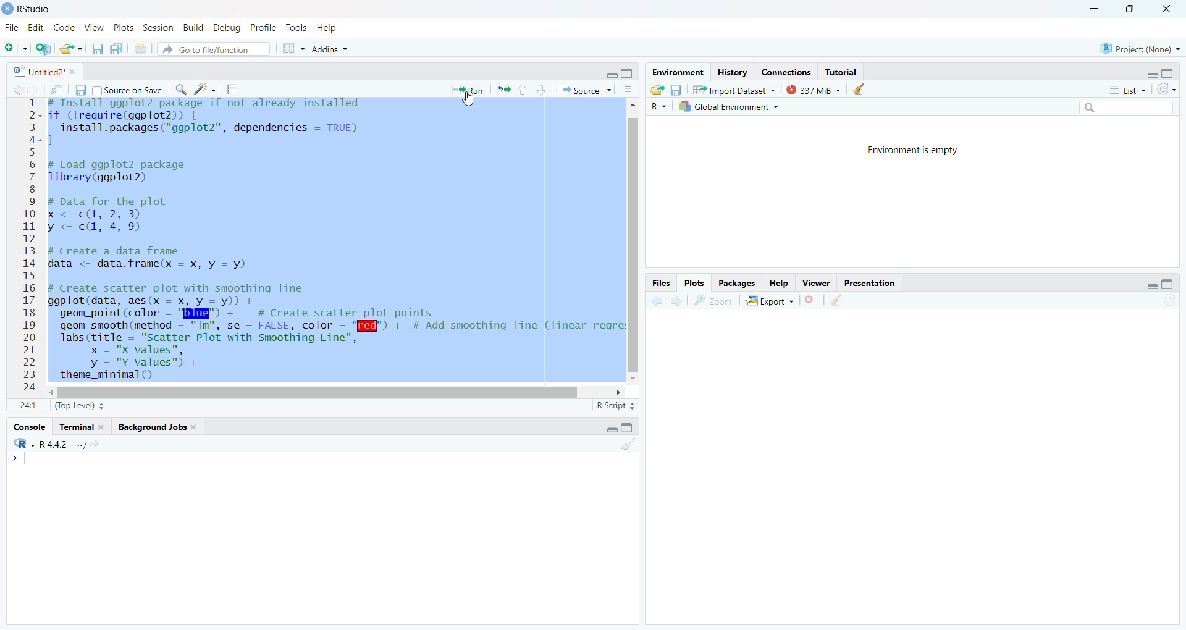  Describe the element at coordinates (1150, 72) in the screenshot. I see `hide r script` at that location.